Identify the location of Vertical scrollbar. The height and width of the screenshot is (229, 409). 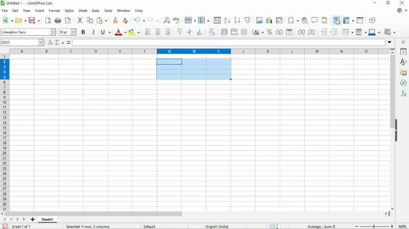
(391, 92).